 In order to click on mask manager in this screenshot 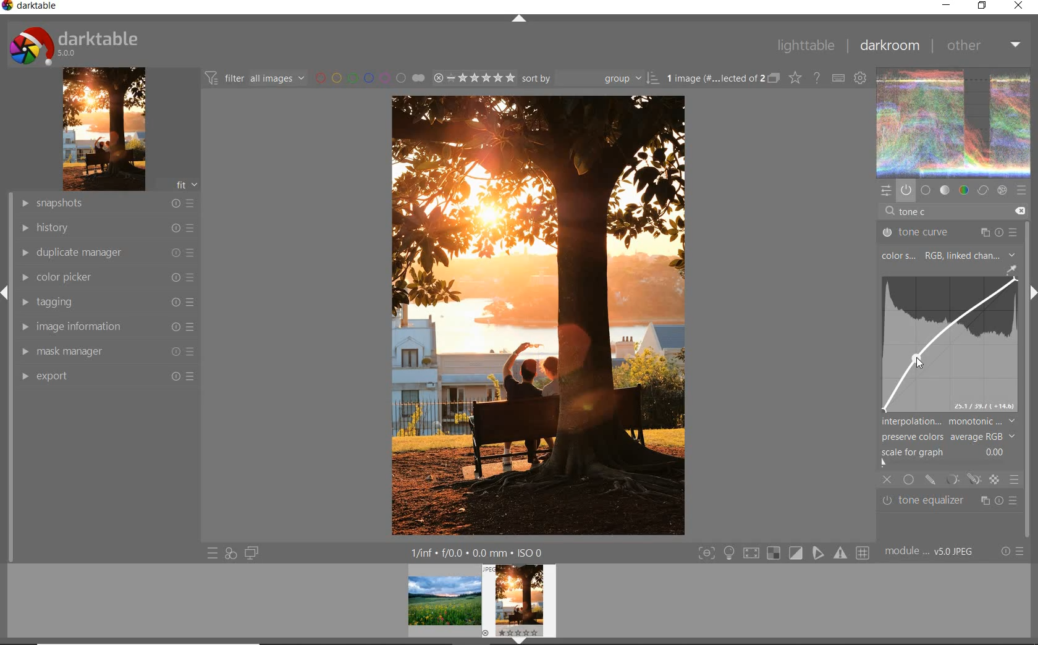, I will do `click(106, 353)`.